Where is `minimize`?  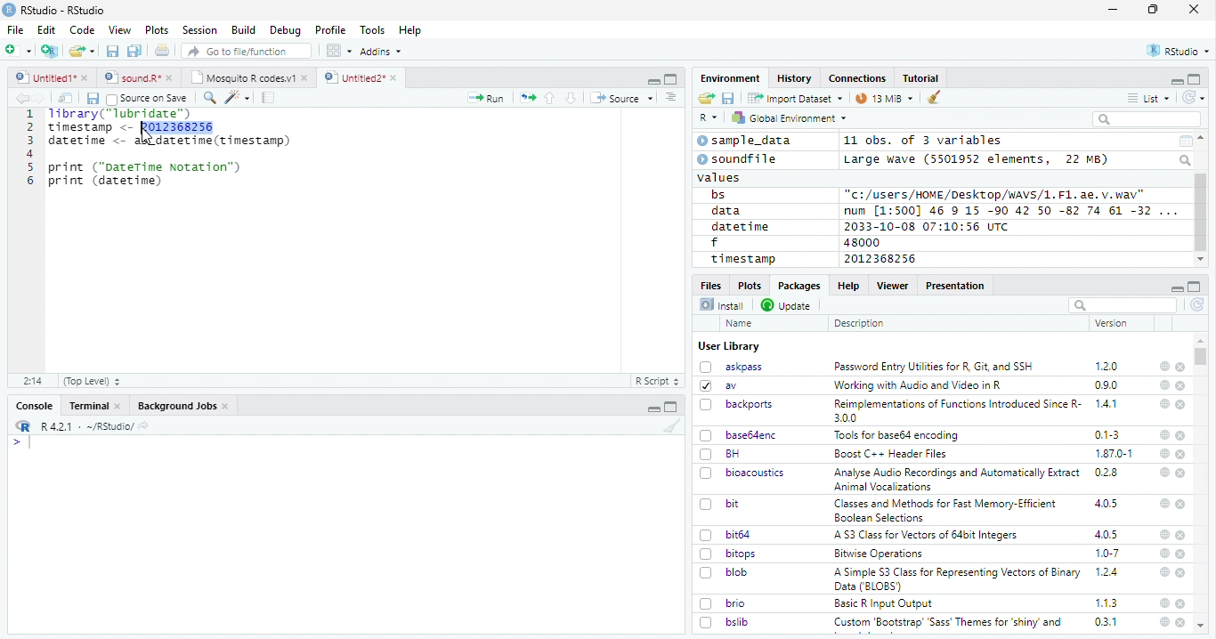 minimize is located at coordinates (1115, 10).